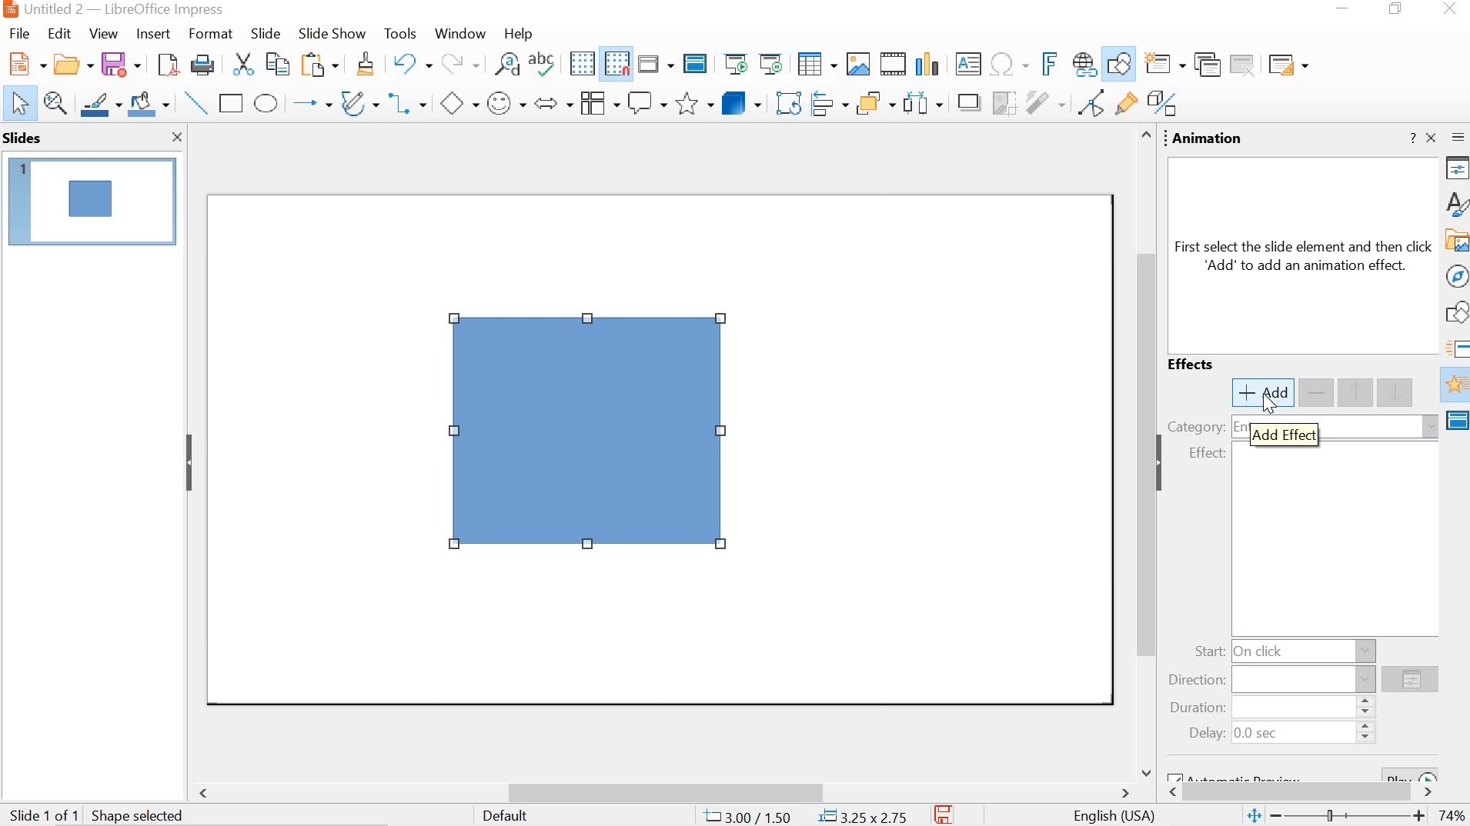  What do you see at coordinates (54, 102) in the screenshot?
I see `zoom & pan` at bounding box center [54, 102].